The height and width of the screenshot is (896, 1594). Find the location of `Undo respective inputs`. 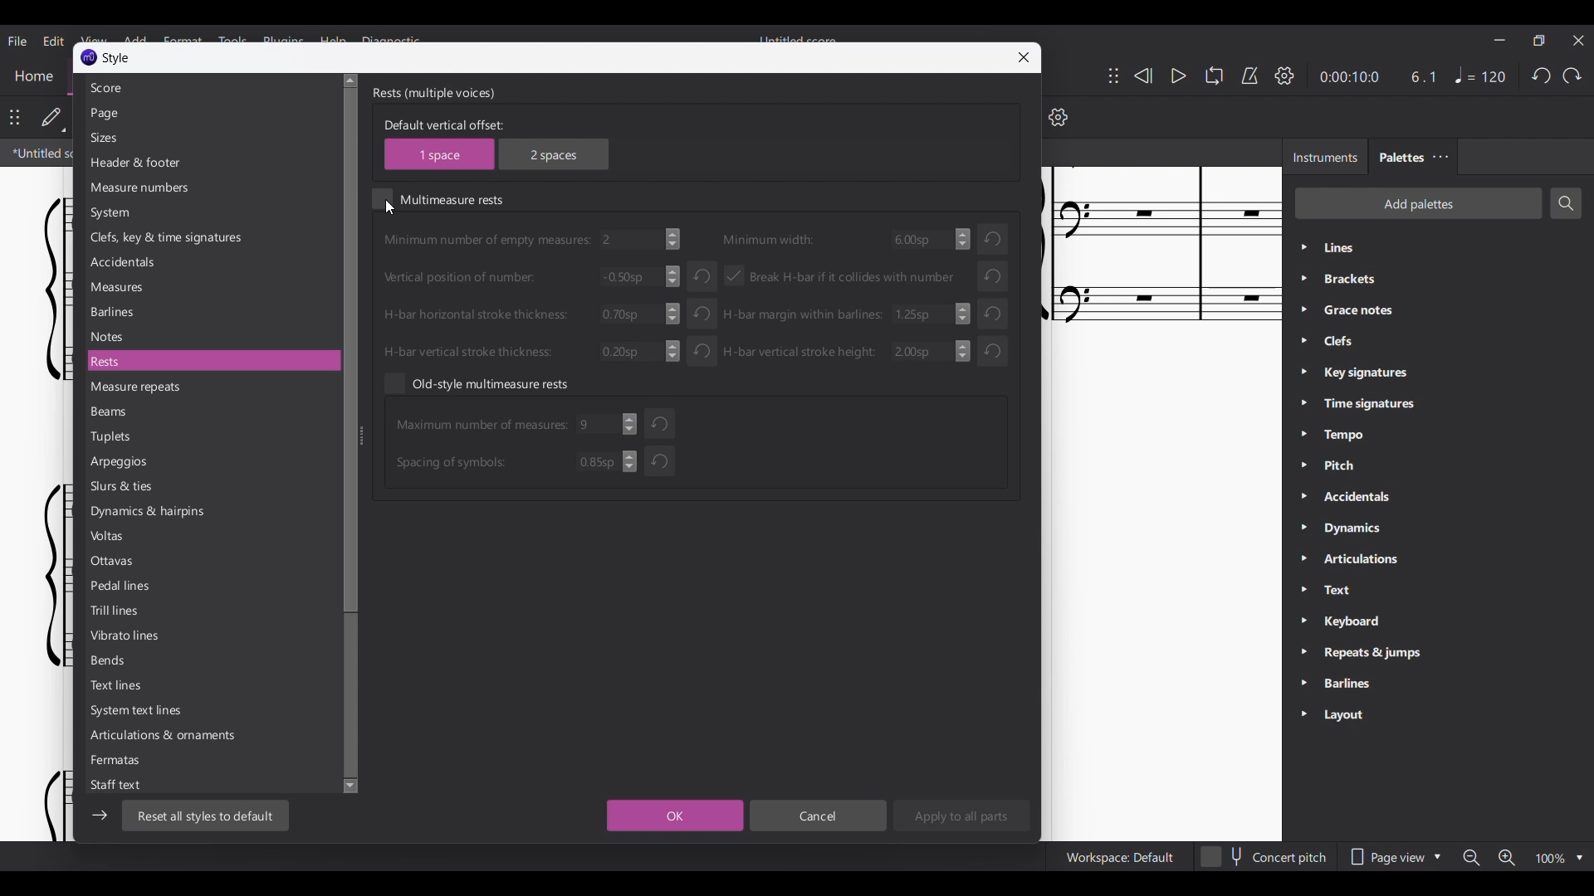

Undo respective inputs is located at coordinates (659, 443).